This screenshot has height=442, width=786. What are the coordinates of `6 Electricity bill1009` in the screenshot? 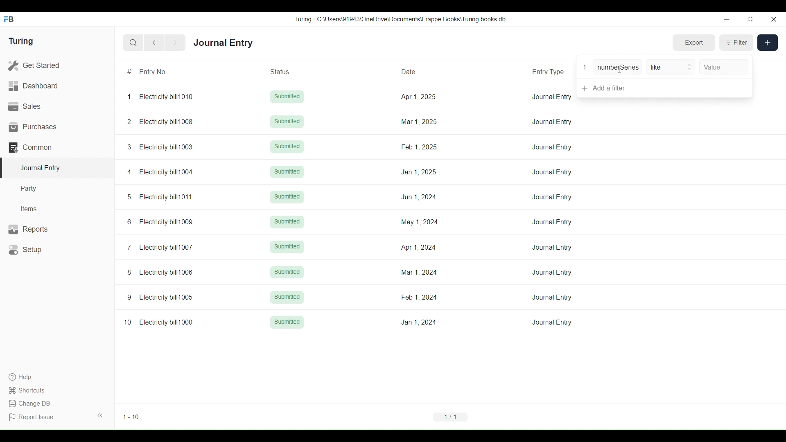 It's located at (160, 222).